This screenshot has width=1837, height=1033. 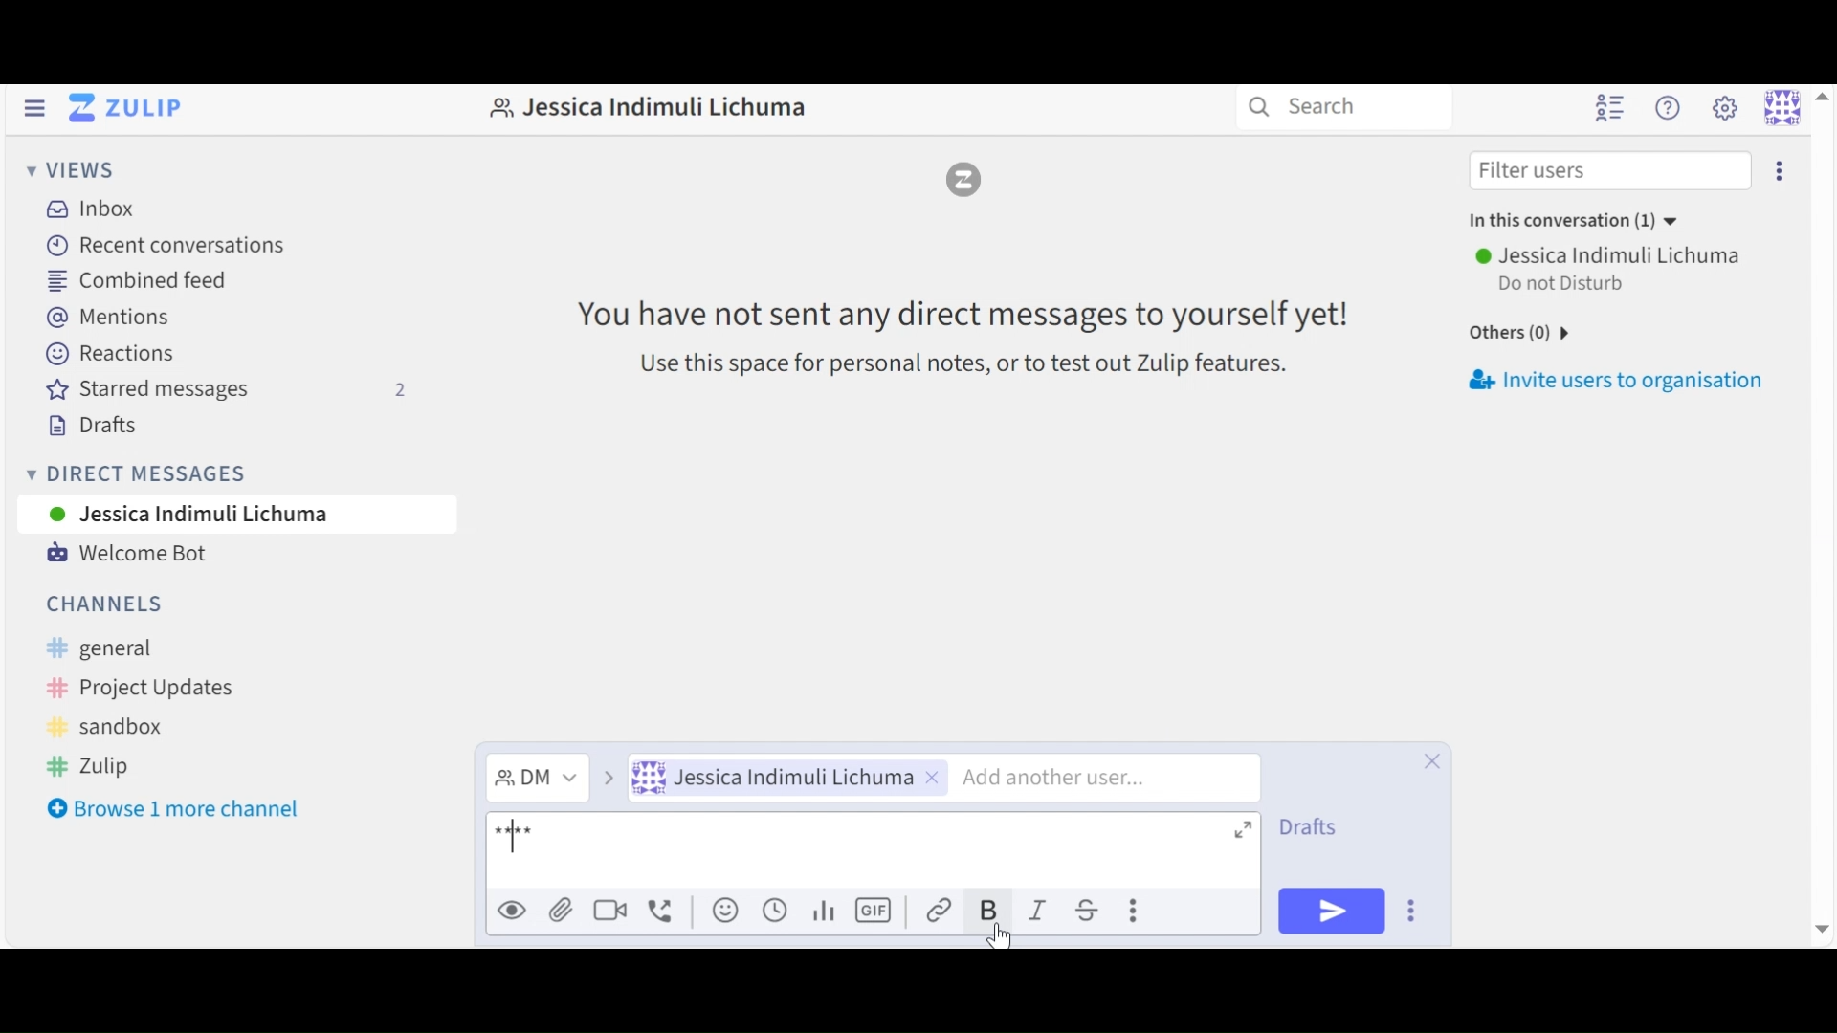 I want to click on do not disturb, so click(x=1573, y=284).